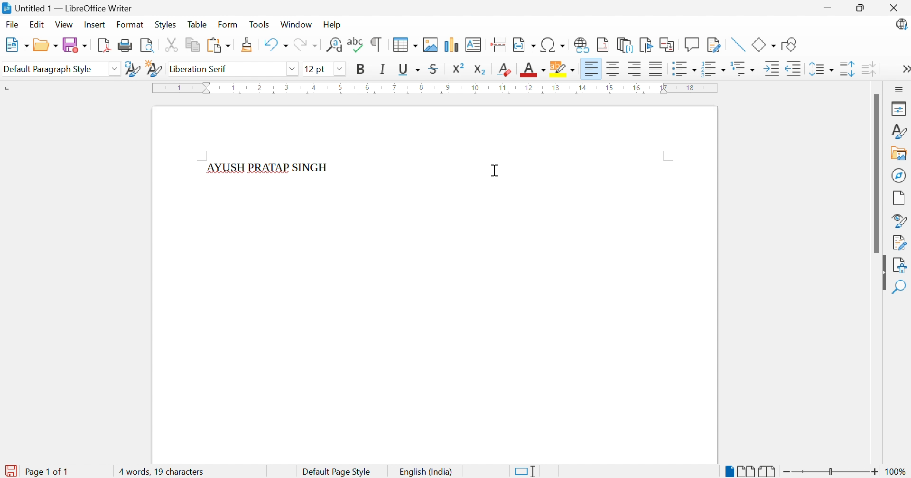 The image size is (911, 478). Describe the element at coordinates (523, 45) in the screenshot. I see `Insert Field` at that location.